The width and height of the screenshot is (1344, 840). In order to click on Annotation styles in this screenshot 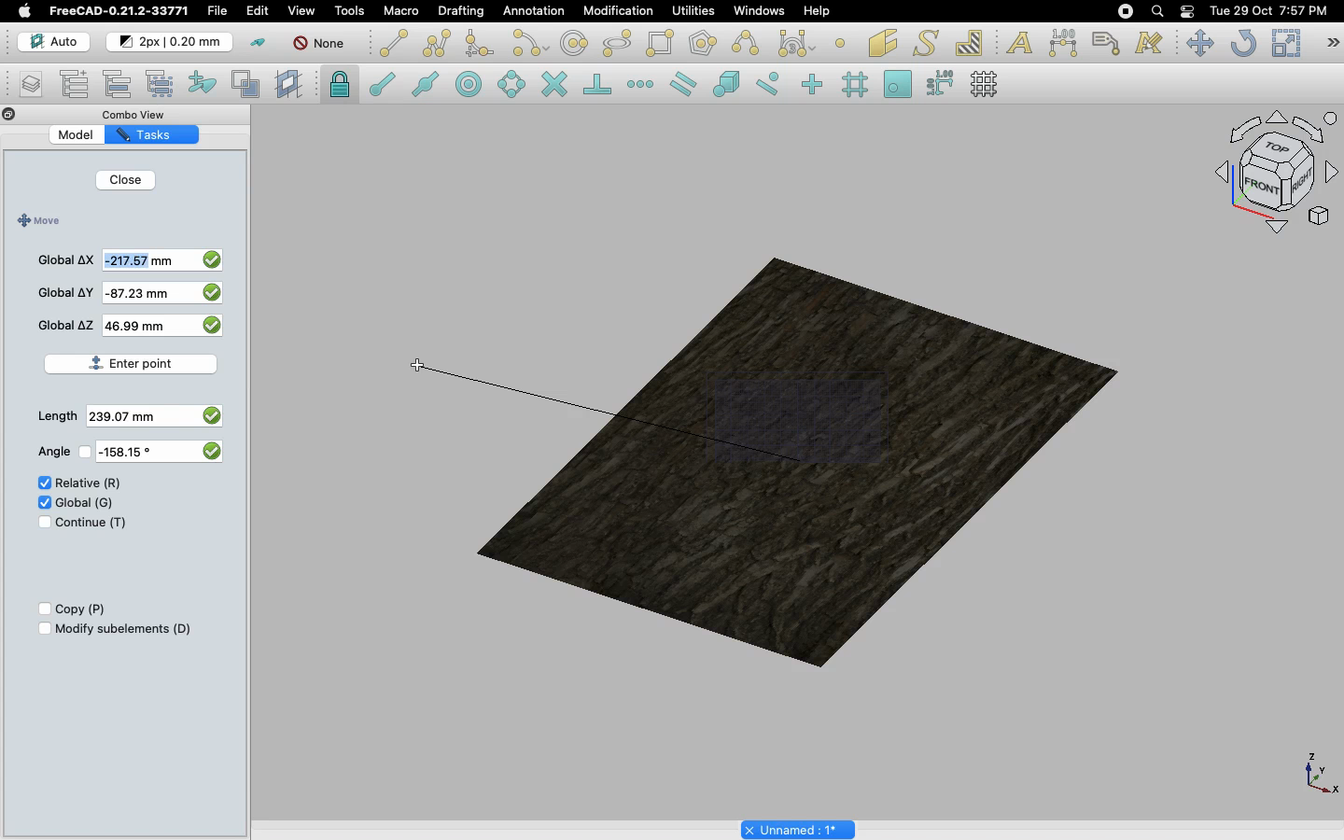, I will do `click(1150, 43)`.